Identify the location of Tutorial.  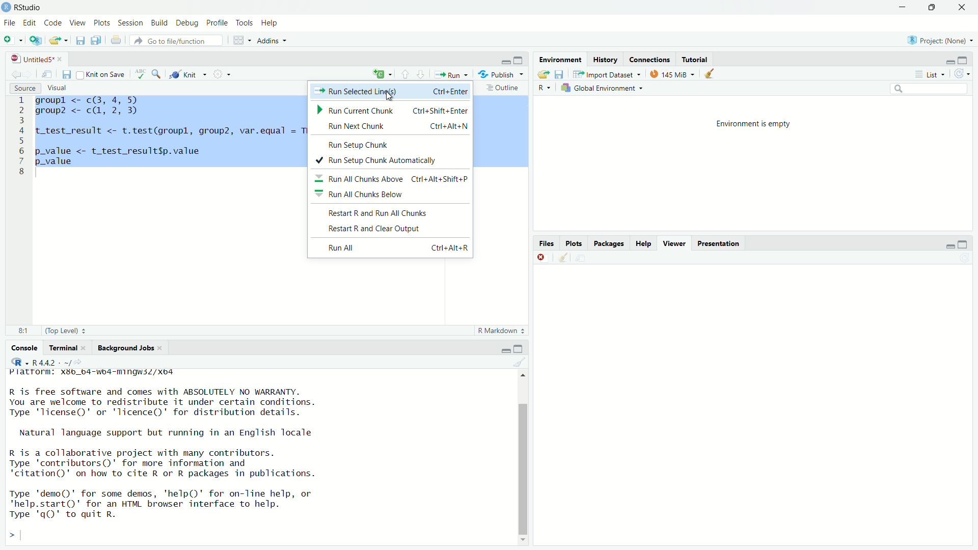
(697, 60).